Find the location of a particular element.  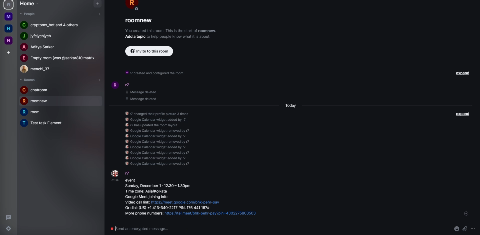

time is located at coordinates (115, 180).